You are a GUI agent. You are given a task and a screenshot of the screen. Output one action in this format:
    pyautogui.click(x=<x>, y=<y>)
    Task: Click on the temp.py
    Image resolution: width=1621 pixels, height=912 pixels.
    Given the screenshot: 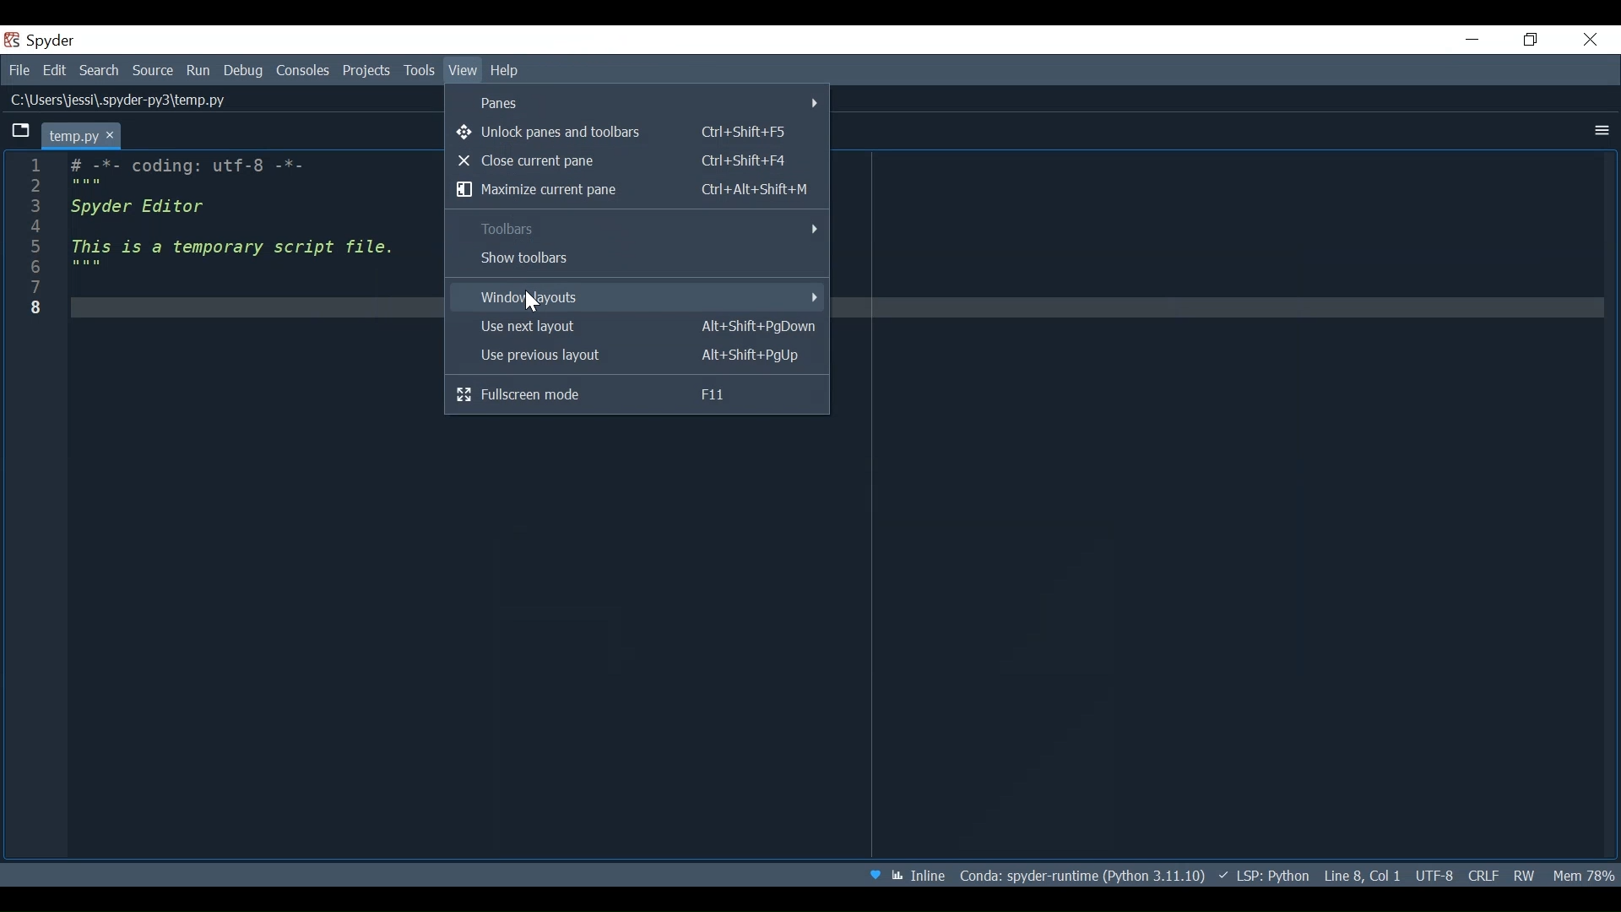 What is the action you would take?
    pyautogui.click(x=84, y=134)
    